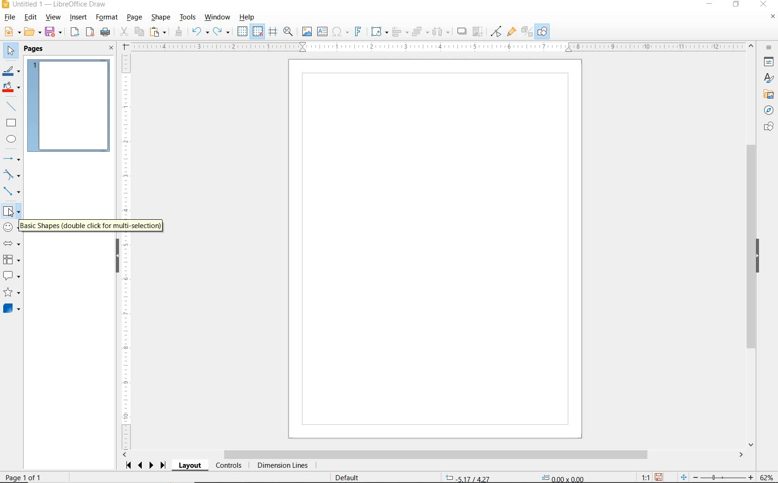 The width and height of the screenshot is (778, 483). What do you see at coordinates (543, 32) in the screenshot?
I see `SHOW DRAW FUNCTIONS` at bounding box center [543, 32].